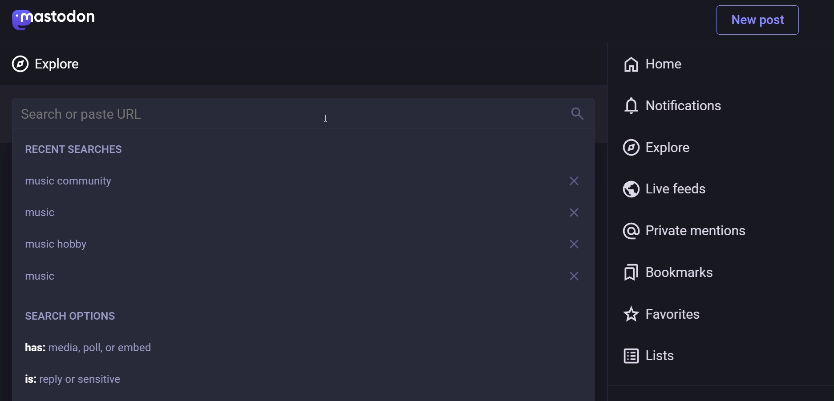  Describe the element at coordinates (45, 214) in the screenshot. I see `music` at that location.